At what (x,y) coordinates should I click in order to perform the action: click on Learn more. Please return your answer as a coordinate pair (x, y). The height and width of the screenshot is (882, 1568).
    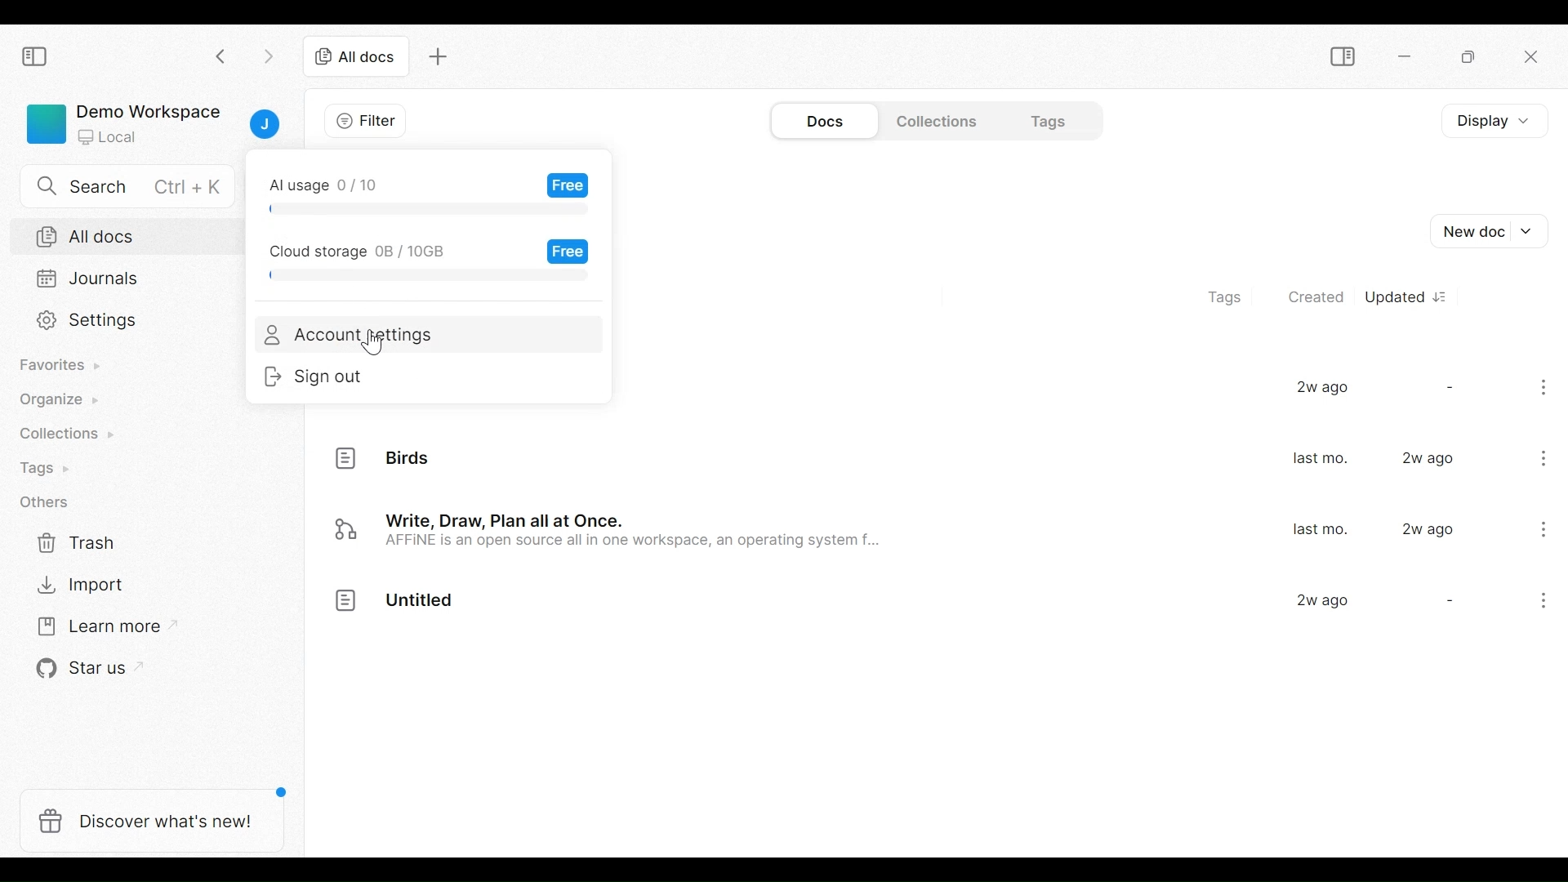
    Looking at the image, I should click on (94, 626).